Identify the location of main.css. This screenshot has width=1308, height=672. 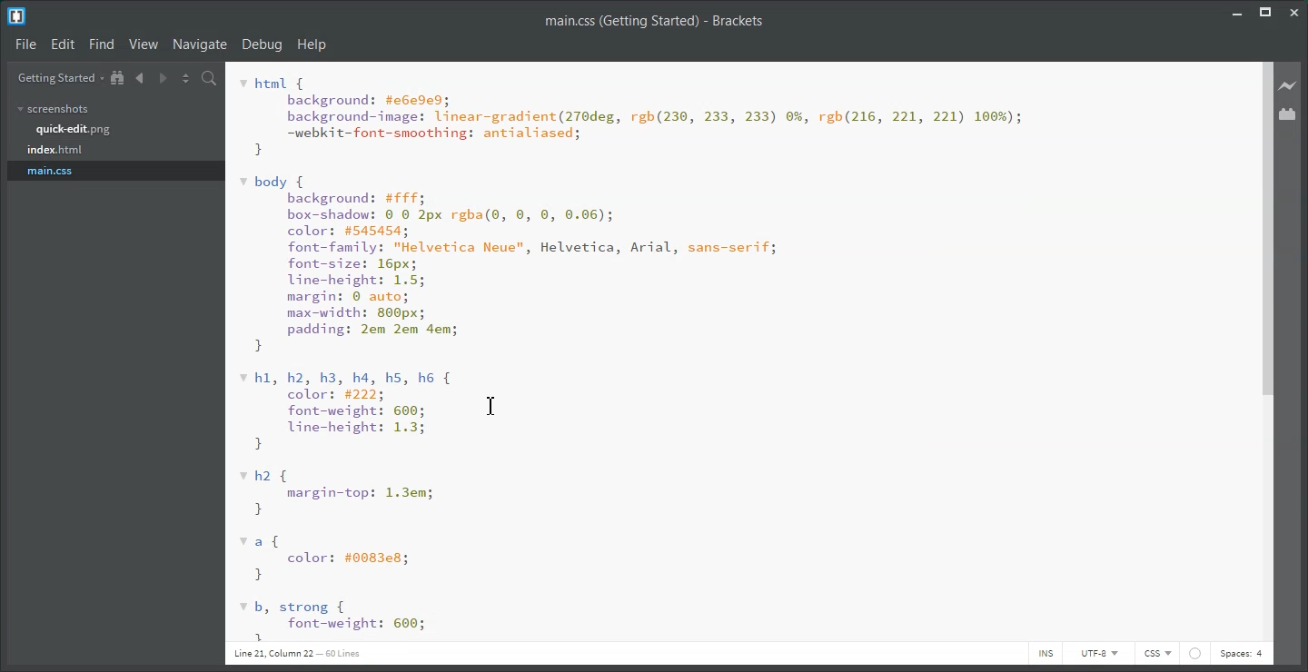
(51, 171).